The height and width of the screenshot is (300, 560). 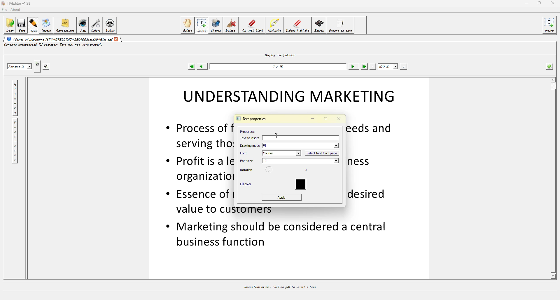 I want to click on change, so click(x=216, y=25).